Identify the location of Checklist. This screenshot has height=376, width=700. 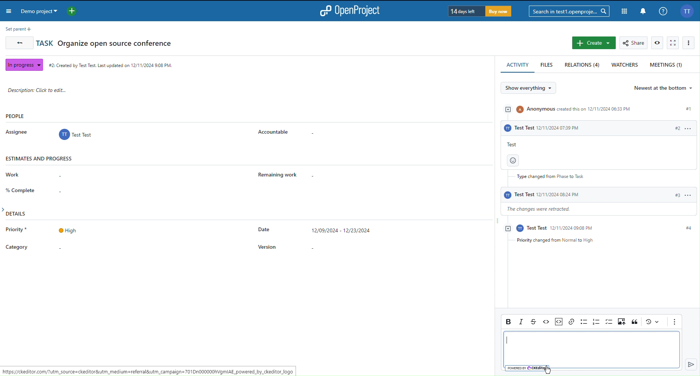
(609, 322).